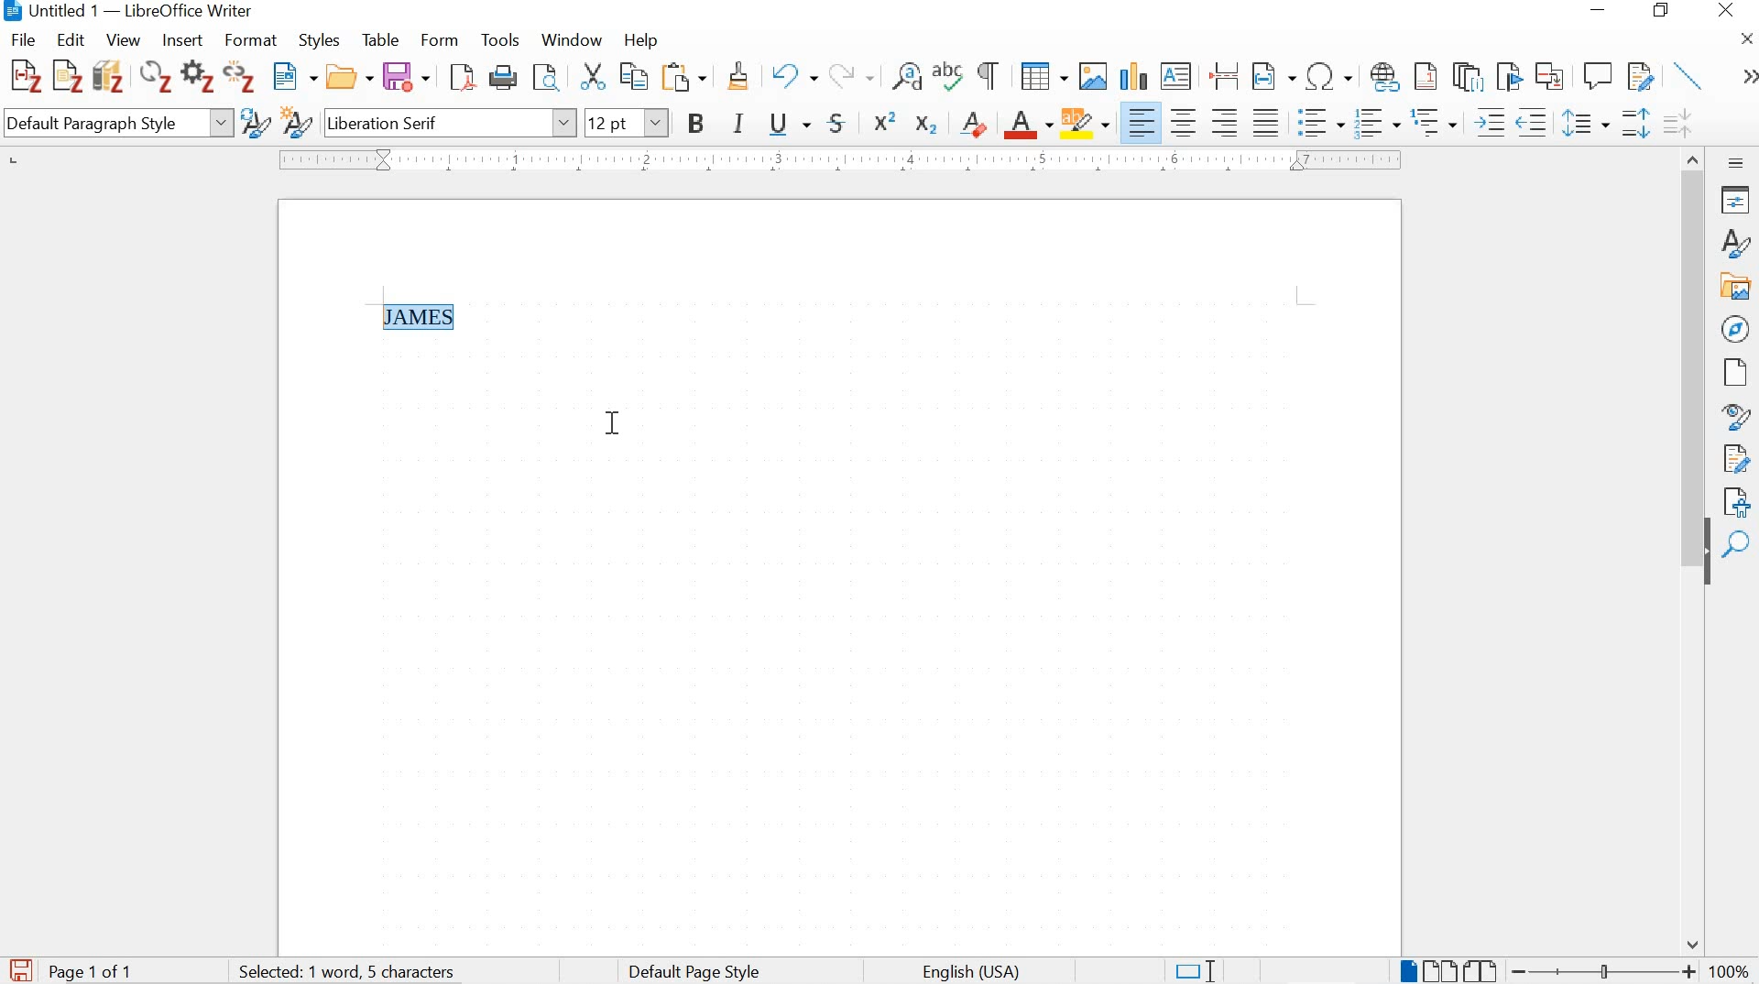 This screenshot has height=984, width=1759. I want to click on insert field, so click(1273, 77).